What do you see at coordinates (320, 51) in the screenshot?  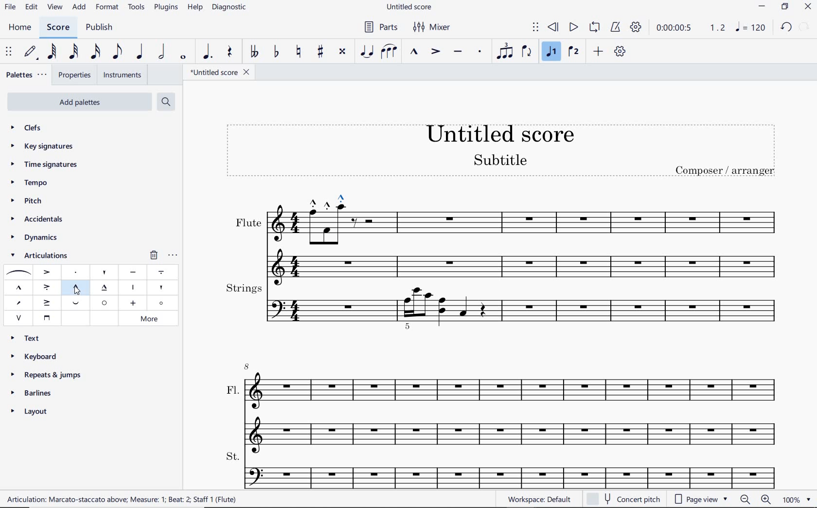 I see `TOGGLE SHARP` at bounding box center [320, 51].